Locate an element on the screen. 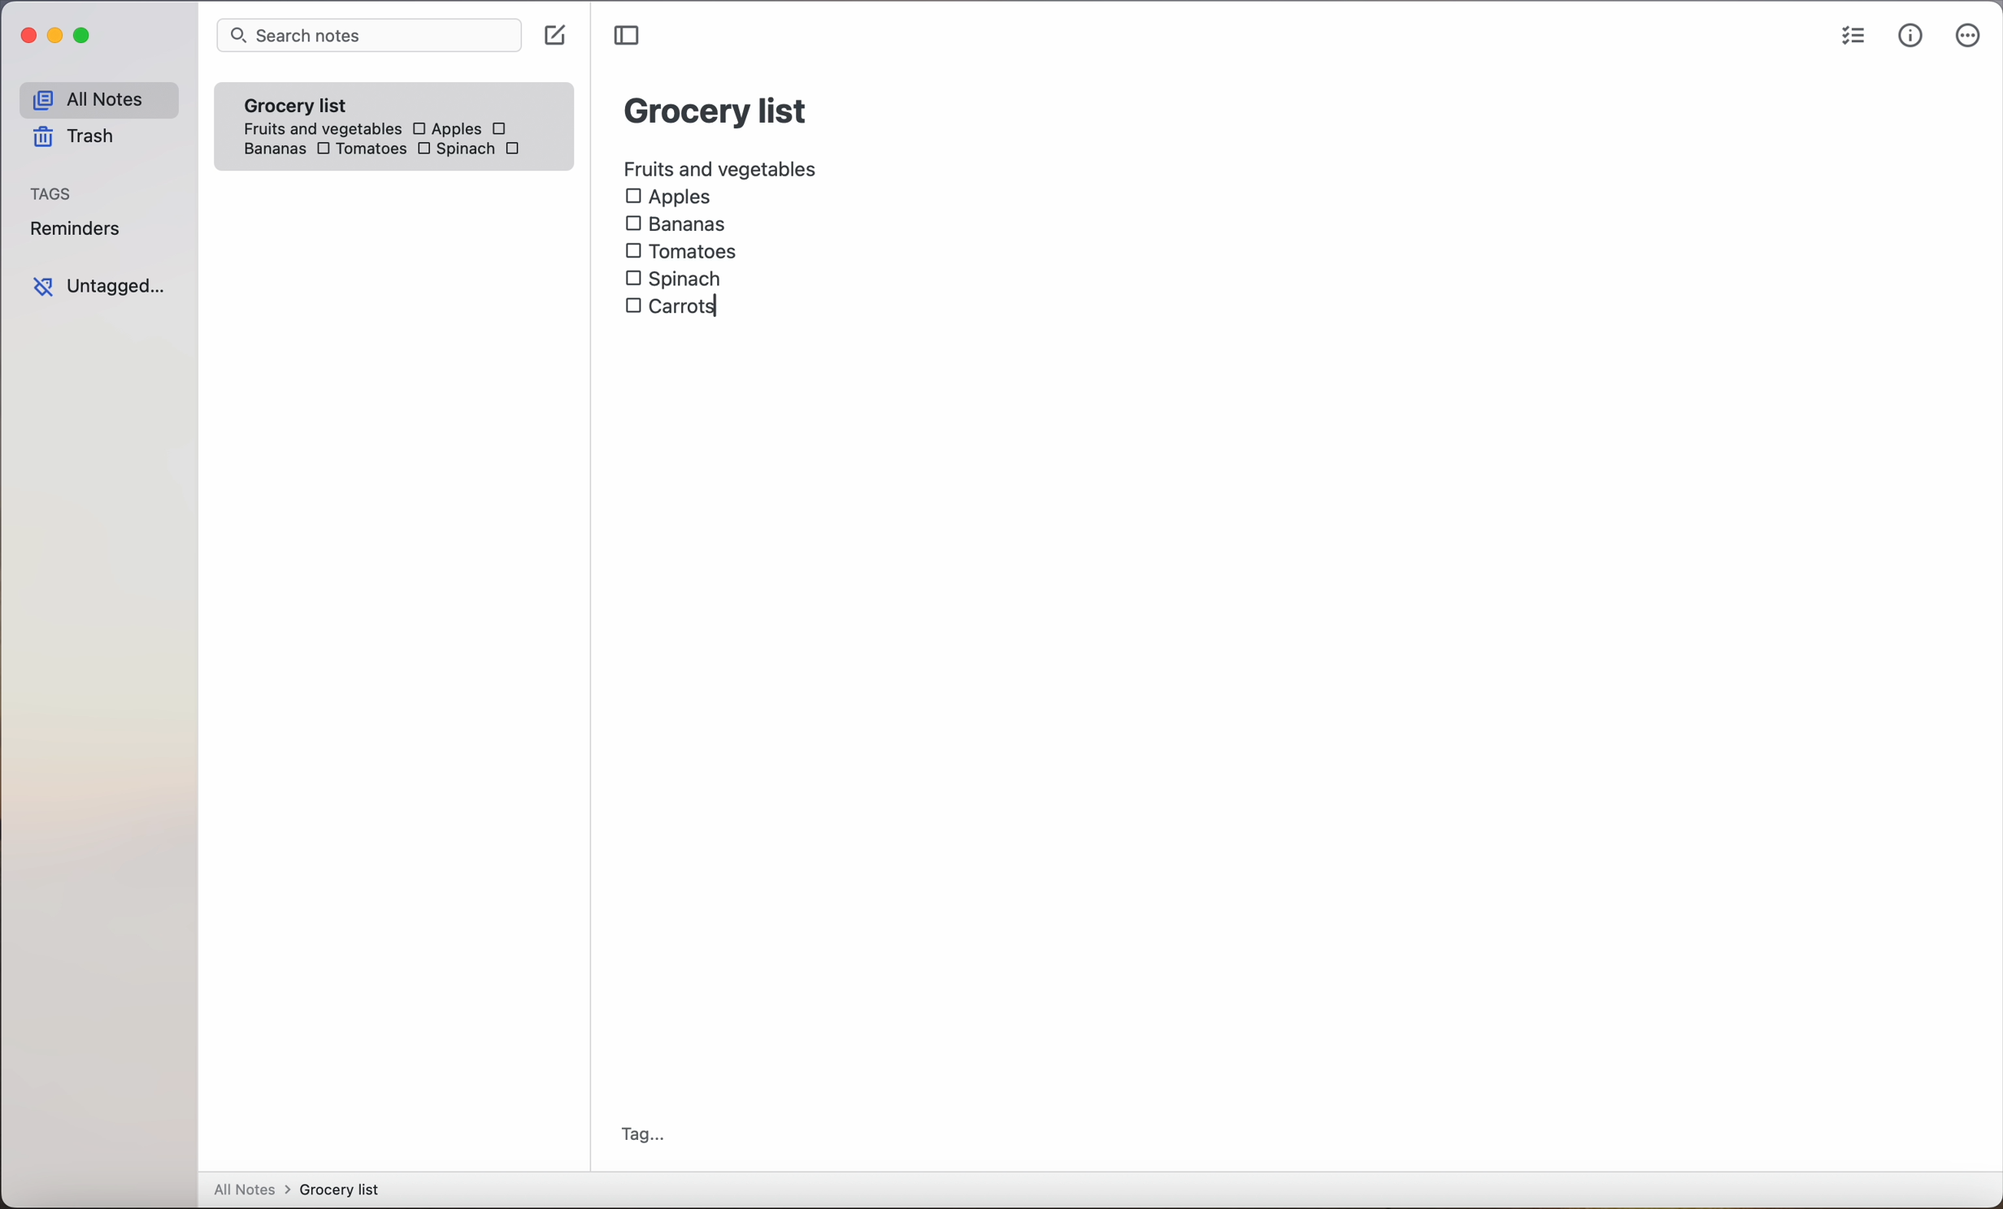 This screenshot has width=2003, height=1209. carrots is located at coordinates (517, 149).